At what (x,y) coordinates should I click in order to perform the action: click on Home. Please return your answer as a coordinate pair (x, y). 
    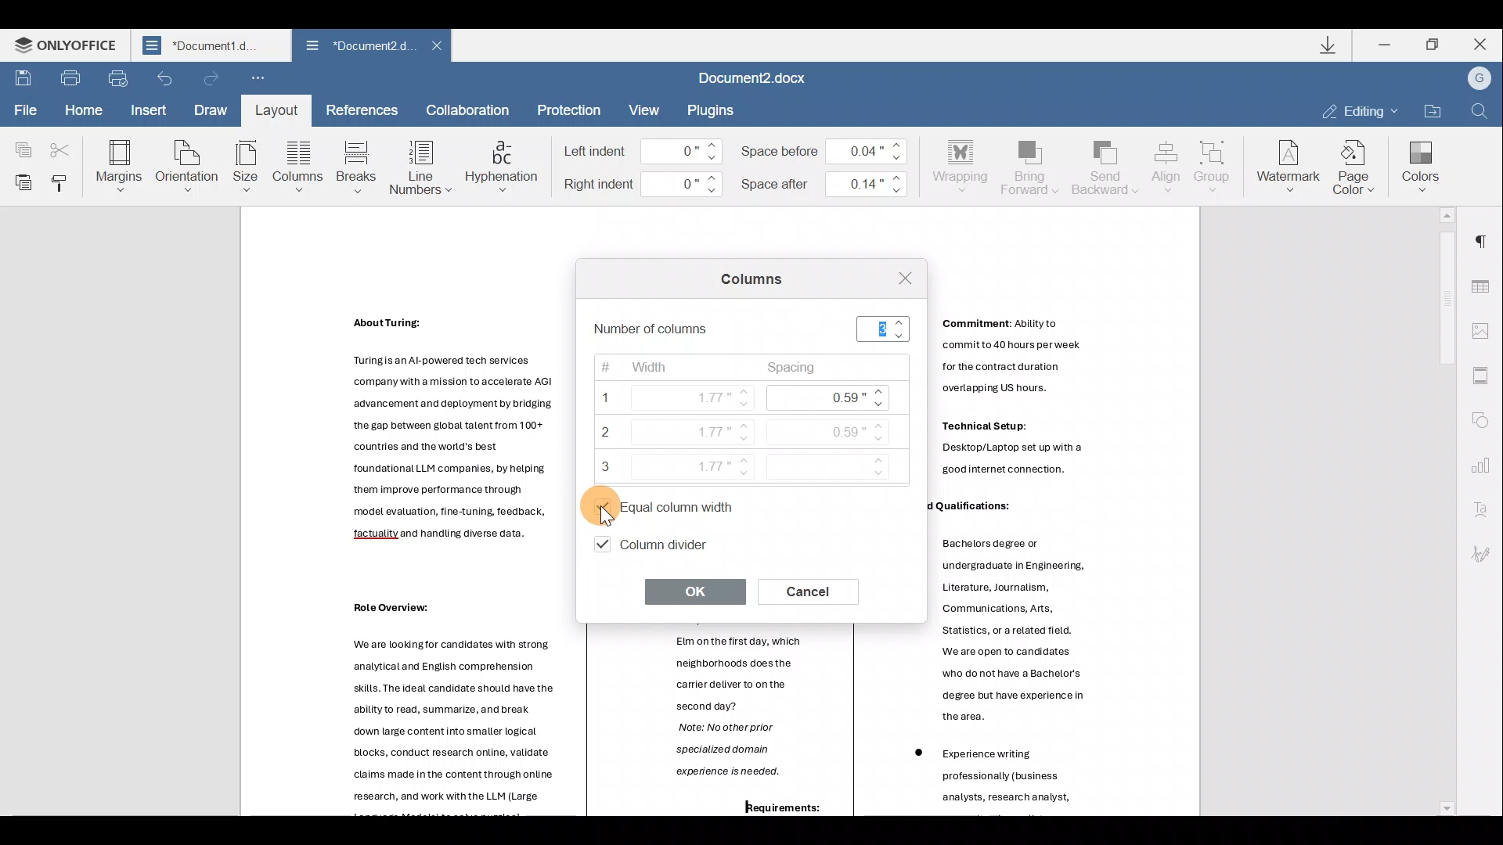
    Looking at the image, I should click on (83, 109).